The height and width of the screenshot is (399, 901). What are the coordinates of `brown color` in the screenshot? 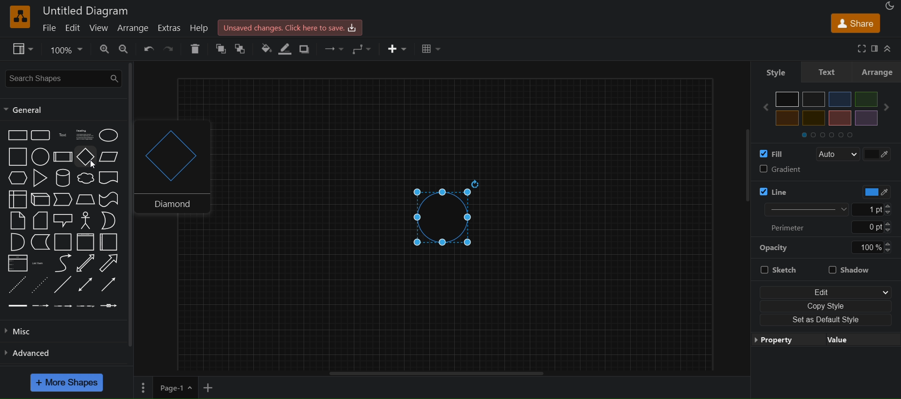 It's located at (840, 118).